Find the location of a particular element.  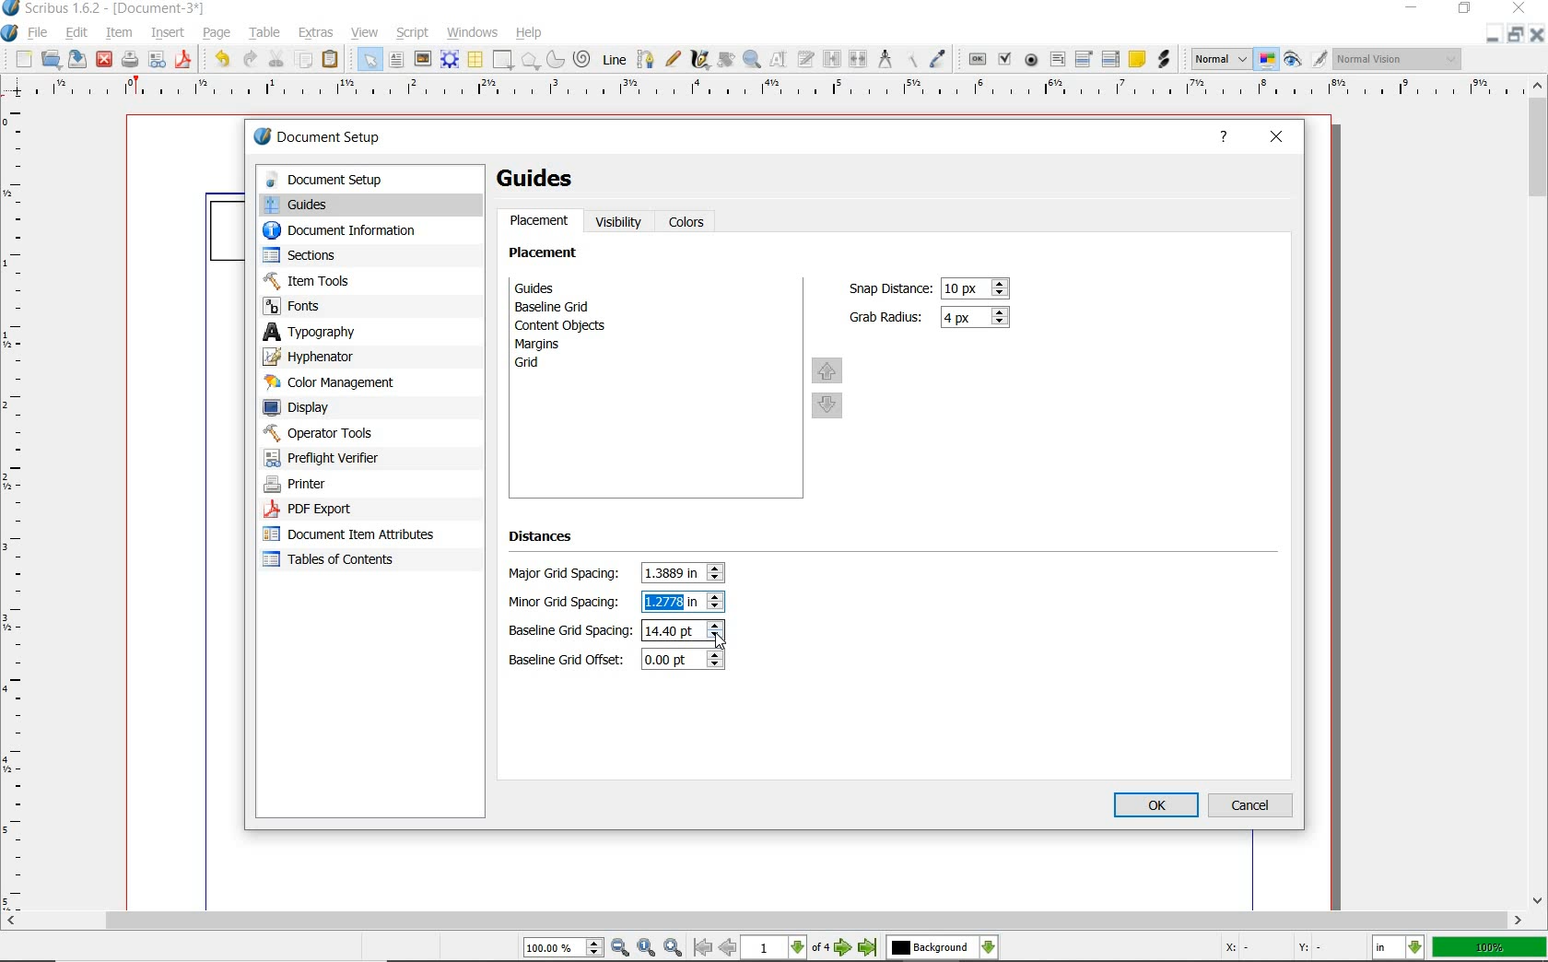

margins is located at coordinates (547, 344).